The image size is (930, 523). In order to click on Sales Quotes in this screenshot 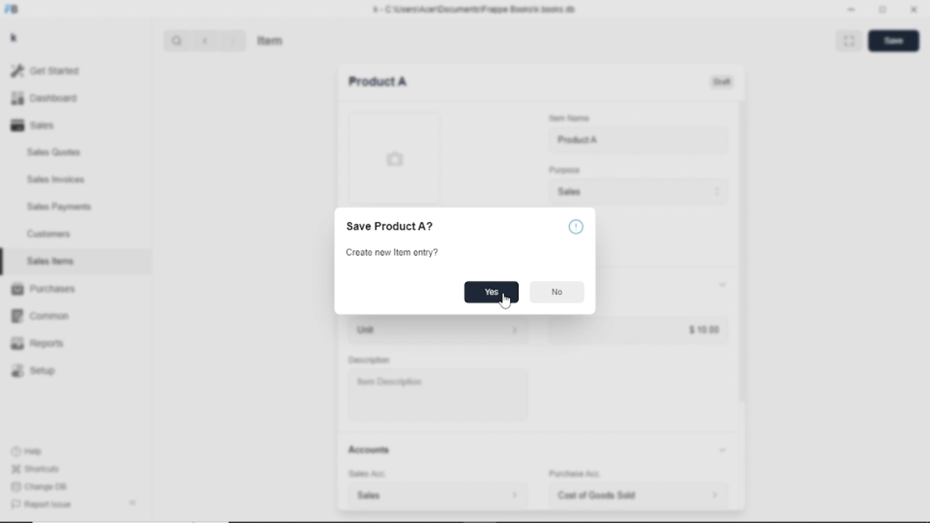, I will do `click(55, 153)`.